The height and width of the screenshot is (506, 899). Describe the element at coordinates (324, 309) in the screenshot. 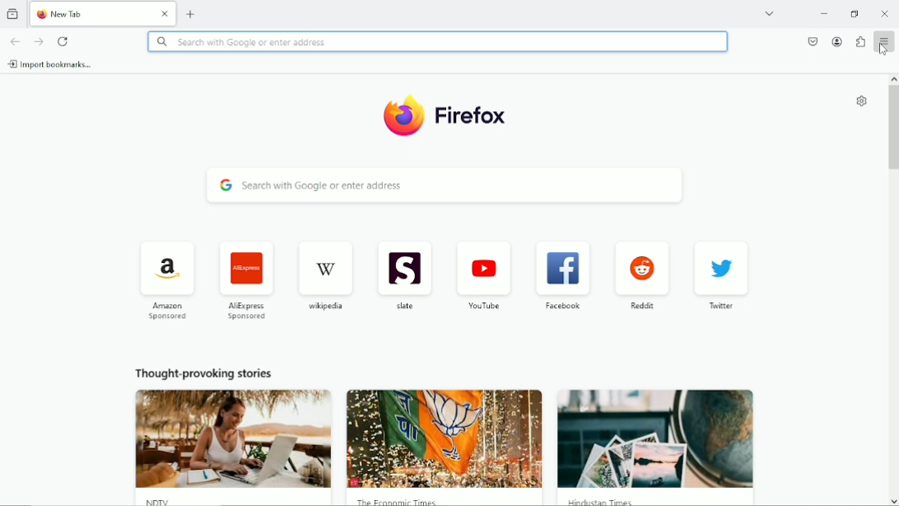

I see `wikipedia` at that location.